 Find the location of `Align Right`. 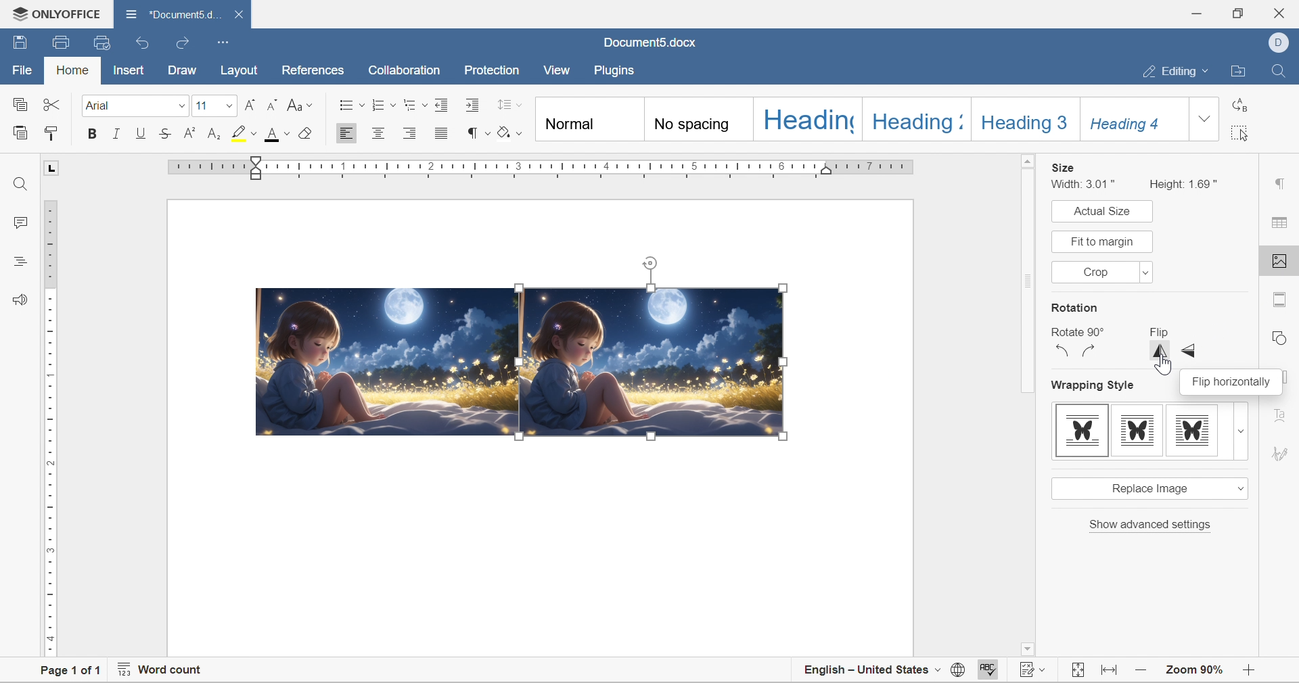

Align Right is located at coordinates (414, 133).